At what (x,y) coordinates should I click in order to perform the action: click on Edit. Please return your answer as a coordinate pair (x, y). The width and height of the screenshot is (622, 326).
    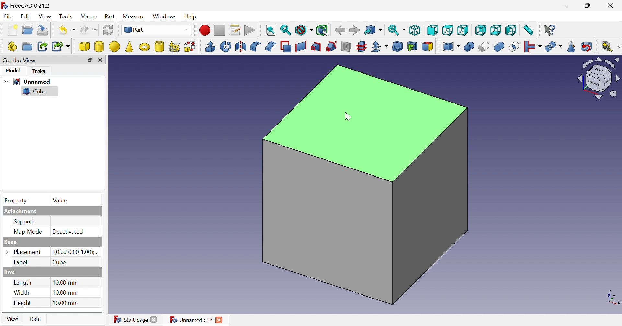
    Looking at the image, I should click on (26, 16).